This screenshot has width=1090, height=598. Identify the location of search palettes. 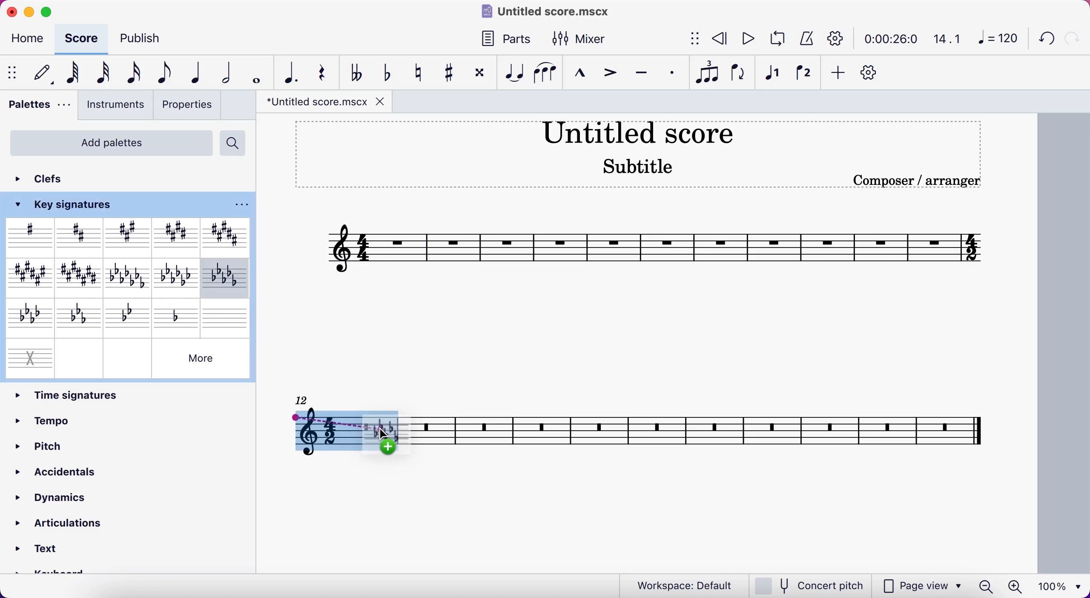
(234, 143).